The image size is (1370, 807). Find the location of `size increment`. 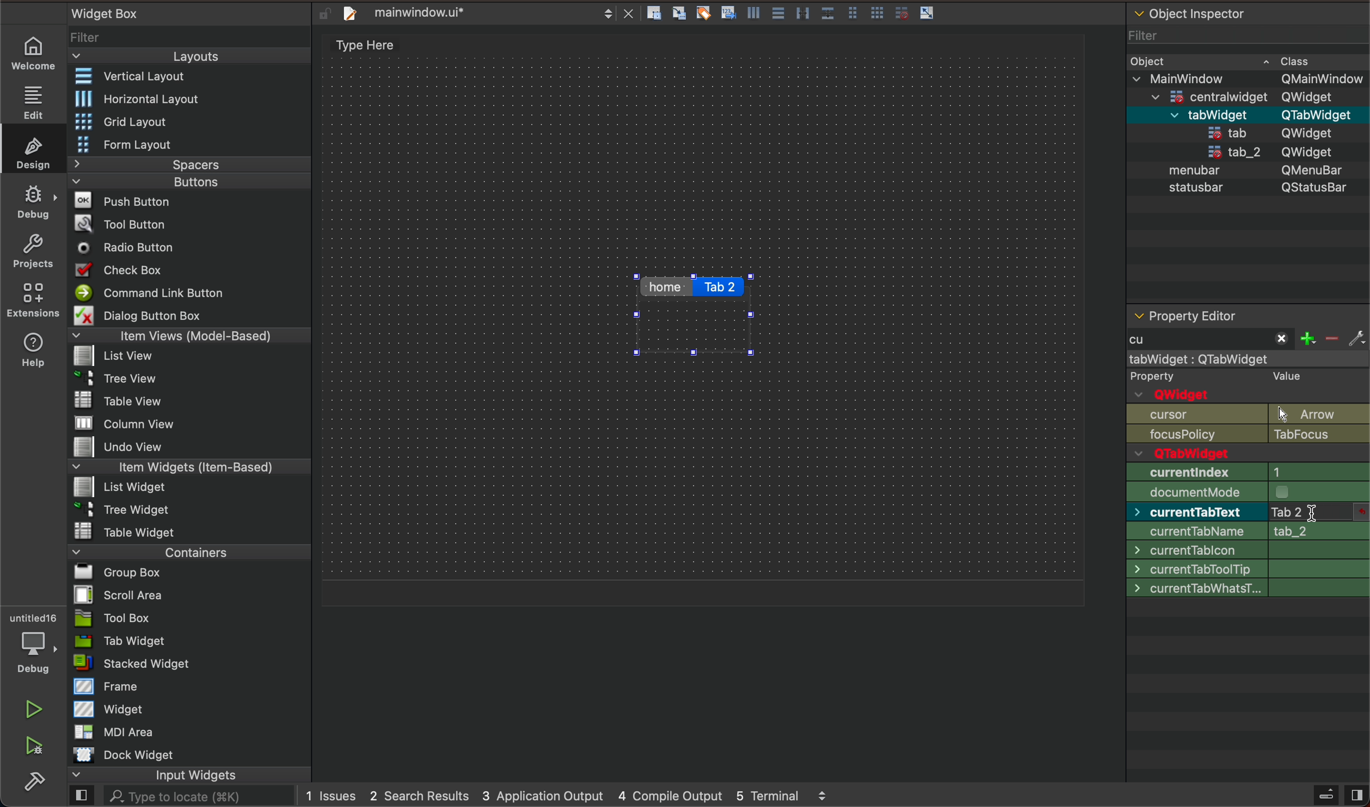

size increment is located at coordinates (1248, 549).